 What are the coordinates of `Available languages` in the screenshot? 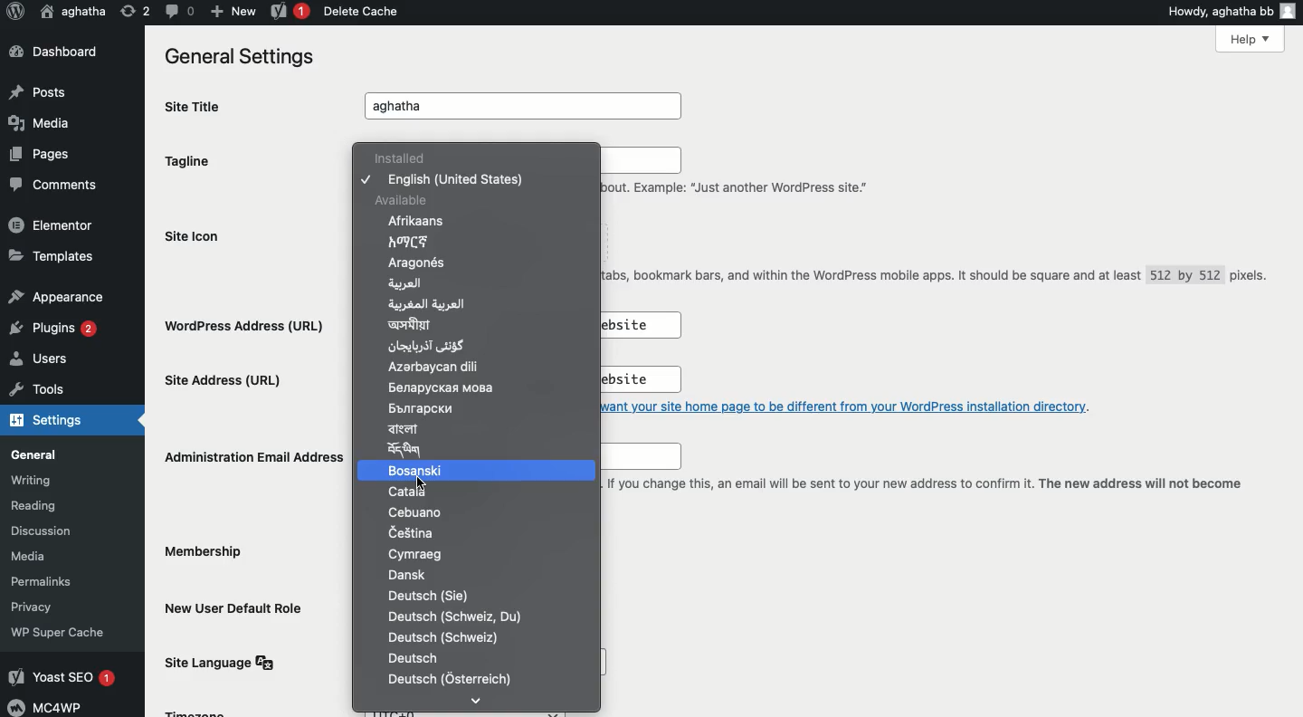 It's located at (455, 471).